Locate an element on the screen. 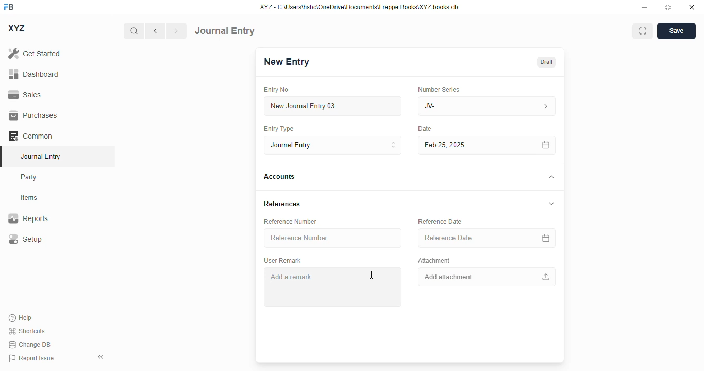 The image size is (704, 371). reference data is located at coordinates (440, 221).